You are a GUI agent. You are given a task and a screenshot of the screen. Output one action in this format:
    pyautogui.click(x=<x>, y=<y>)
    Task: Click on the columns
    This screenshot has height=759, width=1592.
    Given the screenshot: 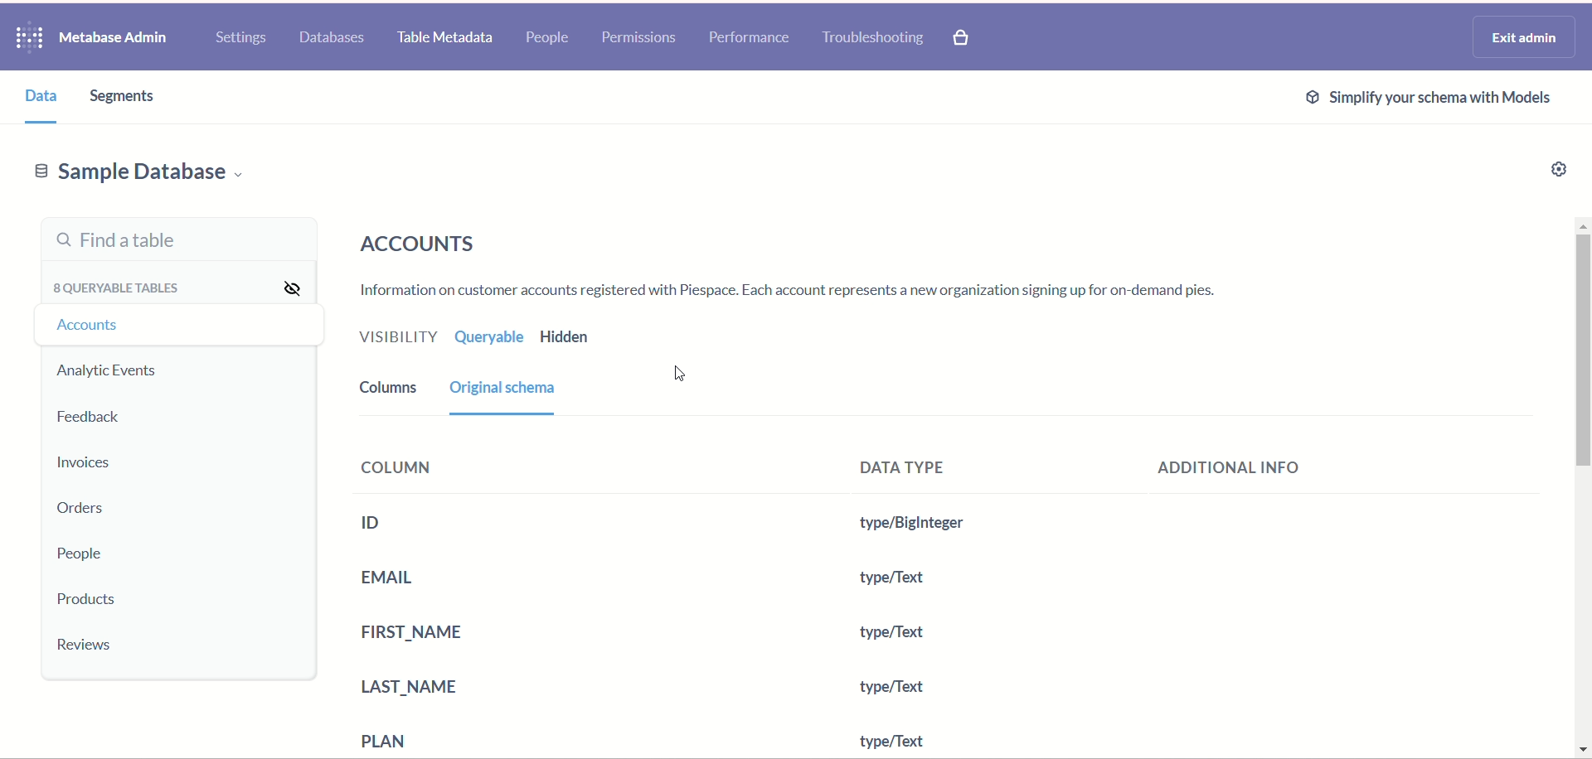 What is the action you would take?
    pyautogui.click(x=382, y=393)
    